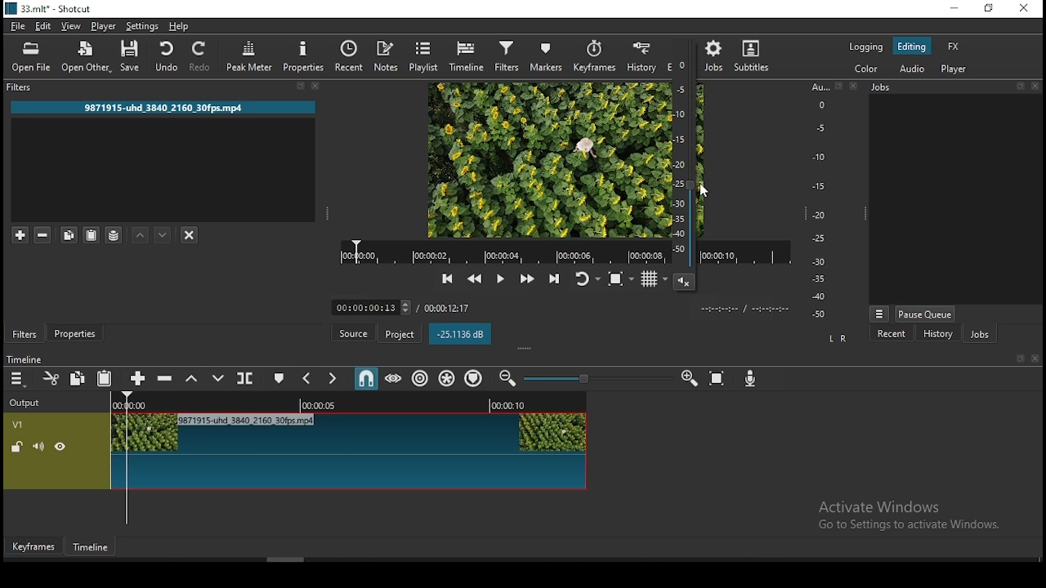  I want to click on markers, so click(545, 56).